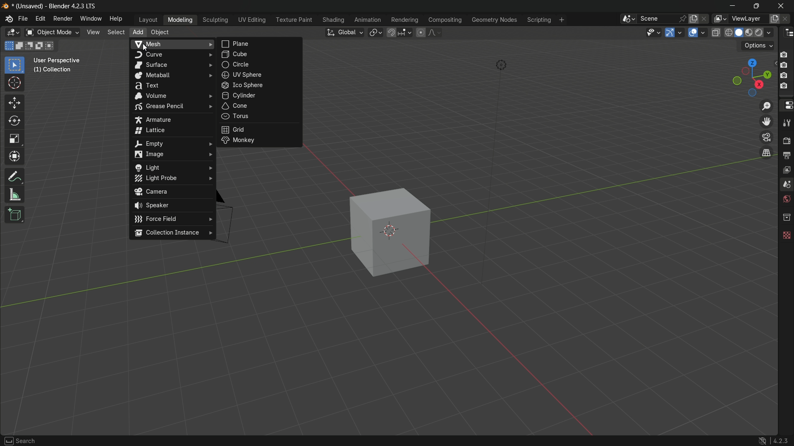 This screenshot has width=794, height=446. Describe the element at coordinates (787, 170) in the screenshot. I see `view layer` at that location.